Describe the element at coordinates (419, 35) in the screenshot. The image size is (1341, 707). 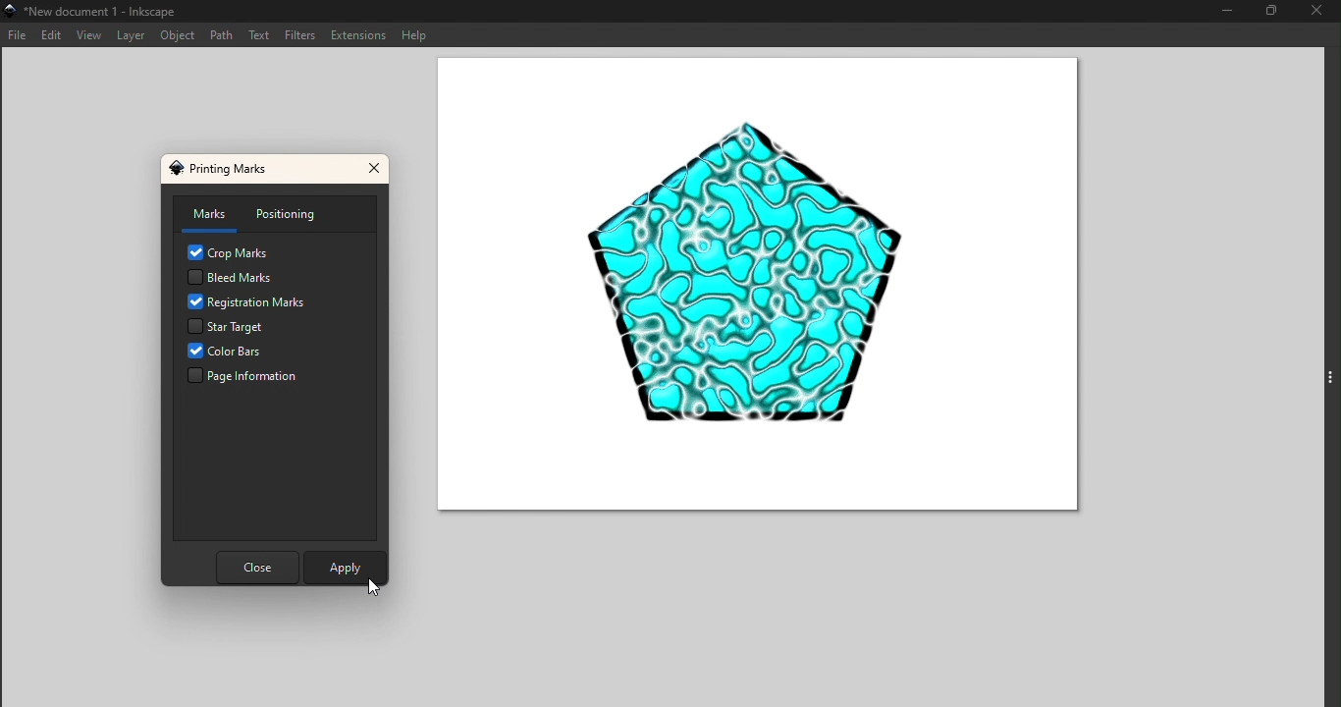
I see `Help` at that location.